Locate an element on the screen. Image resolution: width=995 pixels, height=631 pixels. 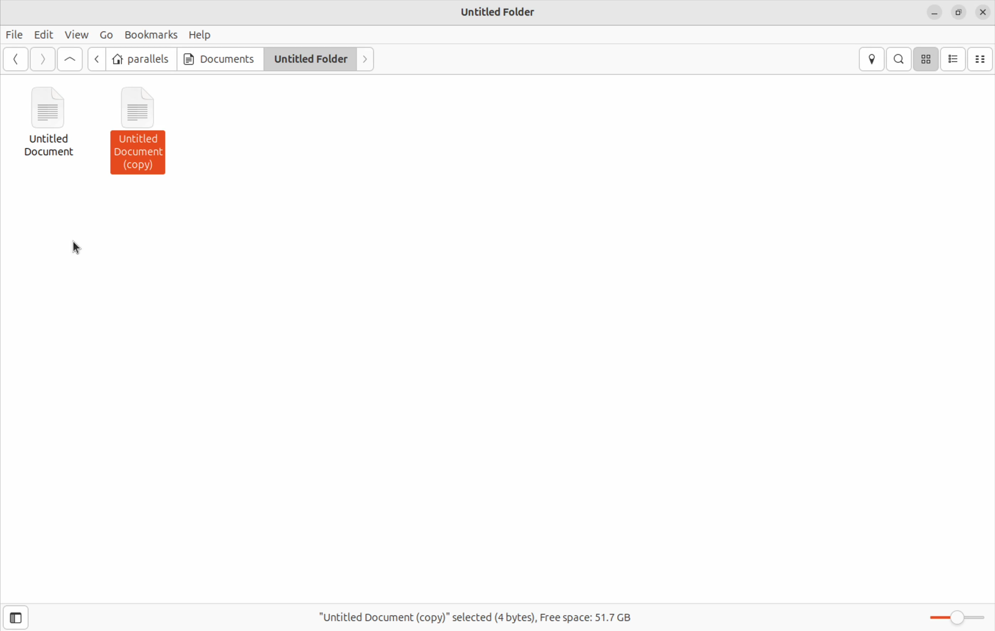
Cursor is located at coordinates (82, 248).